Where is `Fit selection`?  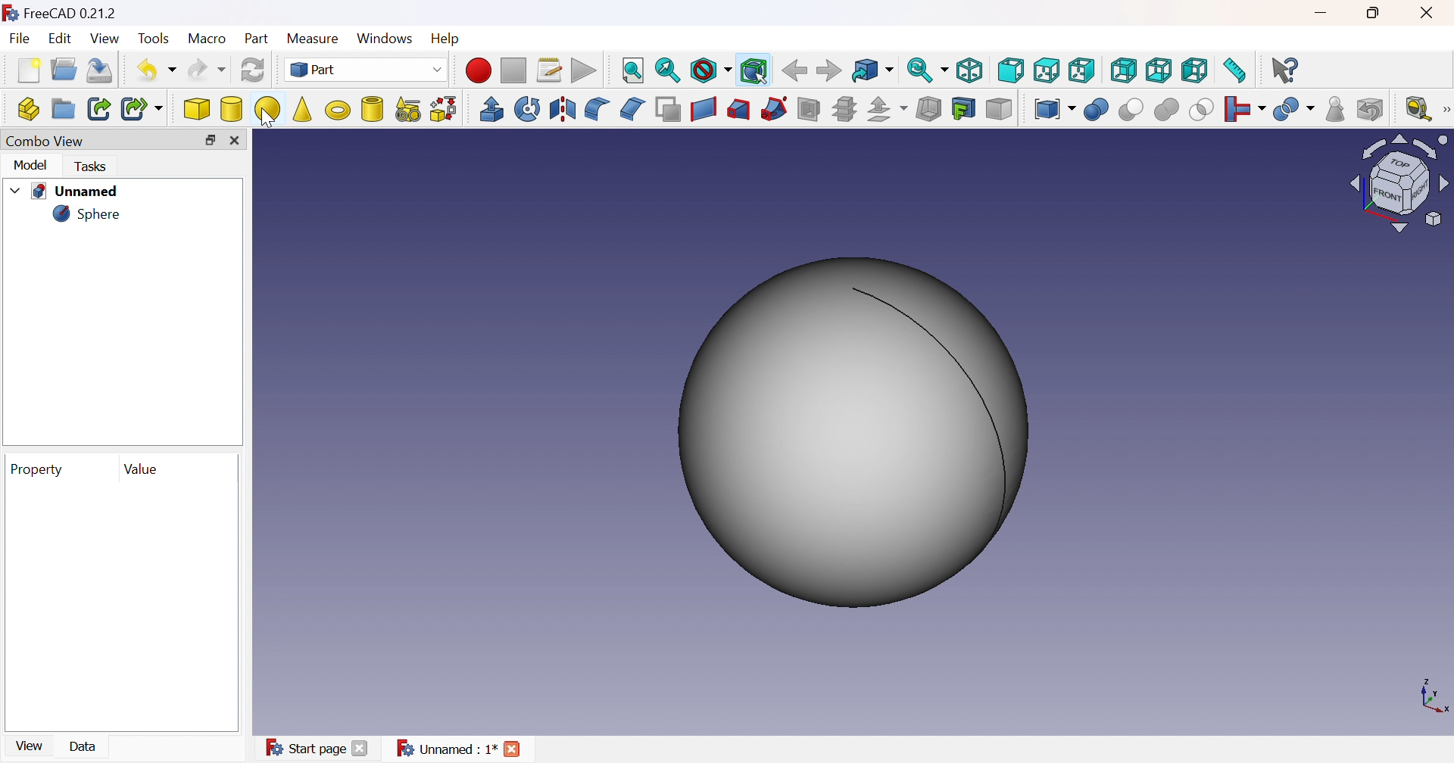 Fit selection is located at coordinates (667, 71).